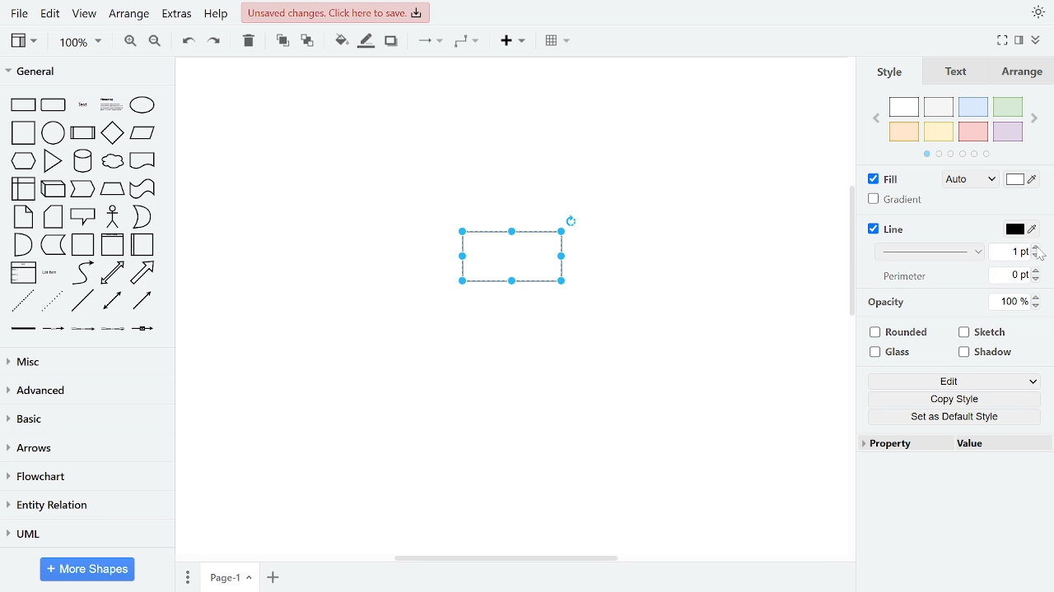 The height and width of the screenshot is (592, 1054). I want to click on general shapes, so click(112, 132).